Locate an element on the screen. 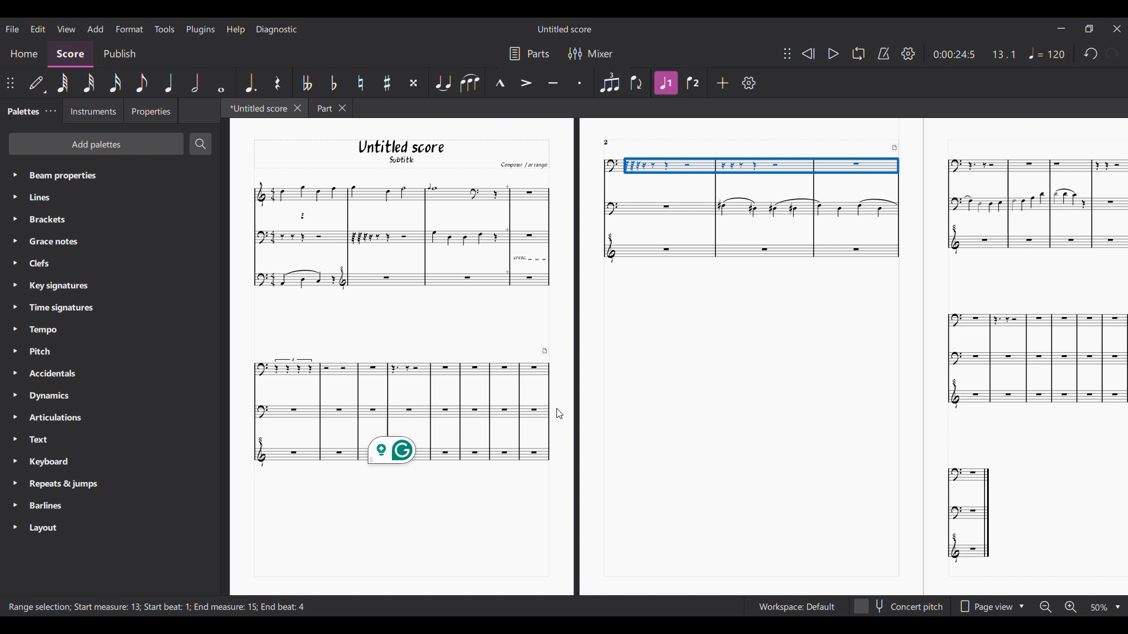  Toggle double flat is located at coordinates (307, 83).